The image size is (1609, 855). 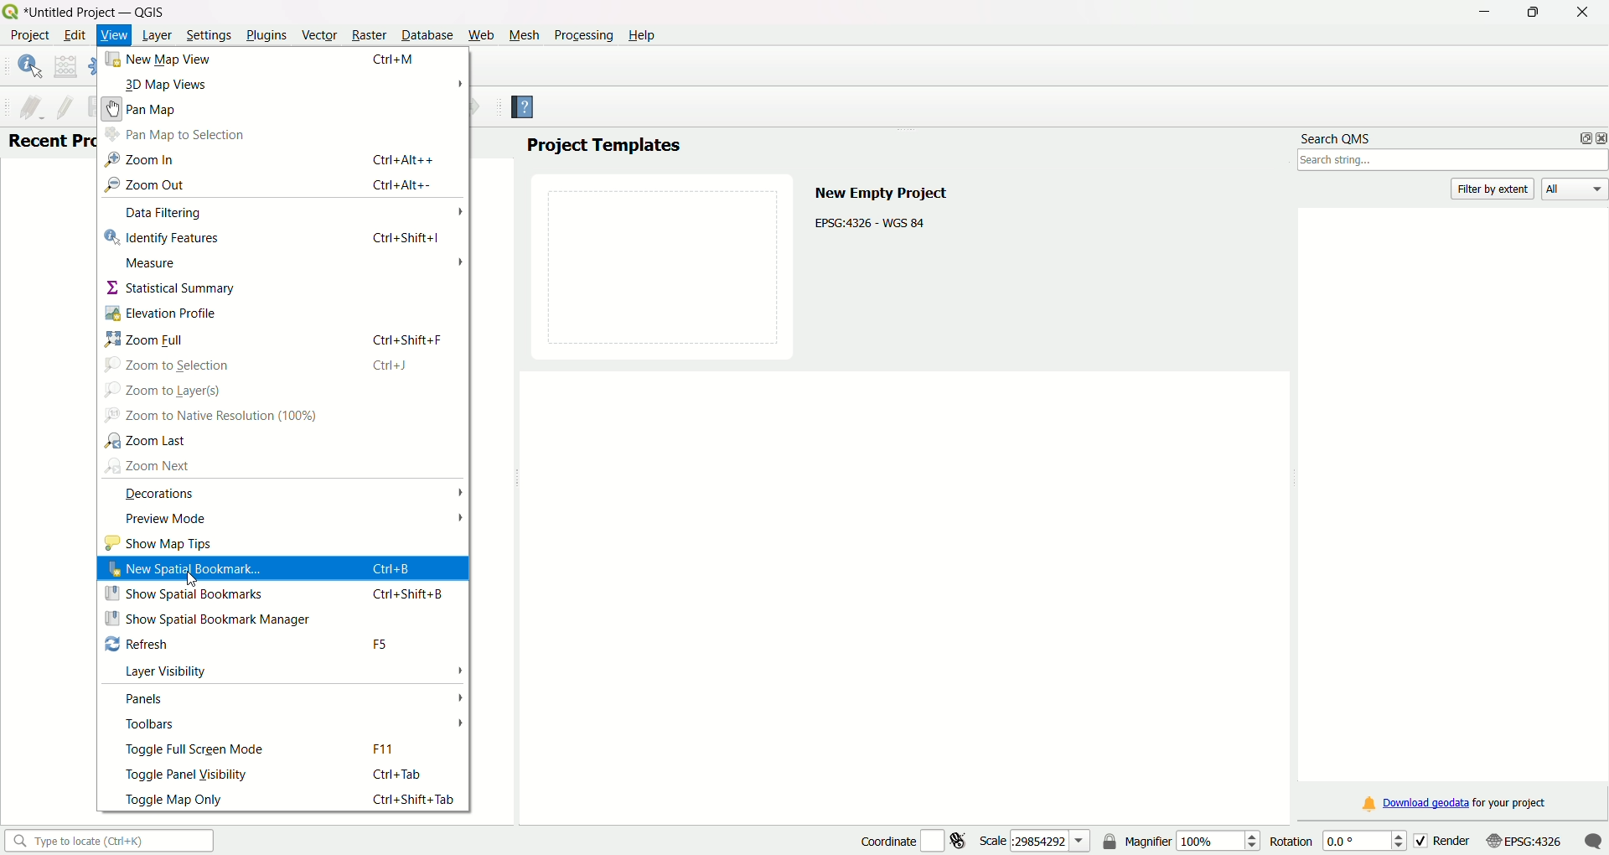 What do you see at coordinates (427, 35) in the screenshot?
I see `Database` at bounding box center [427, 35].